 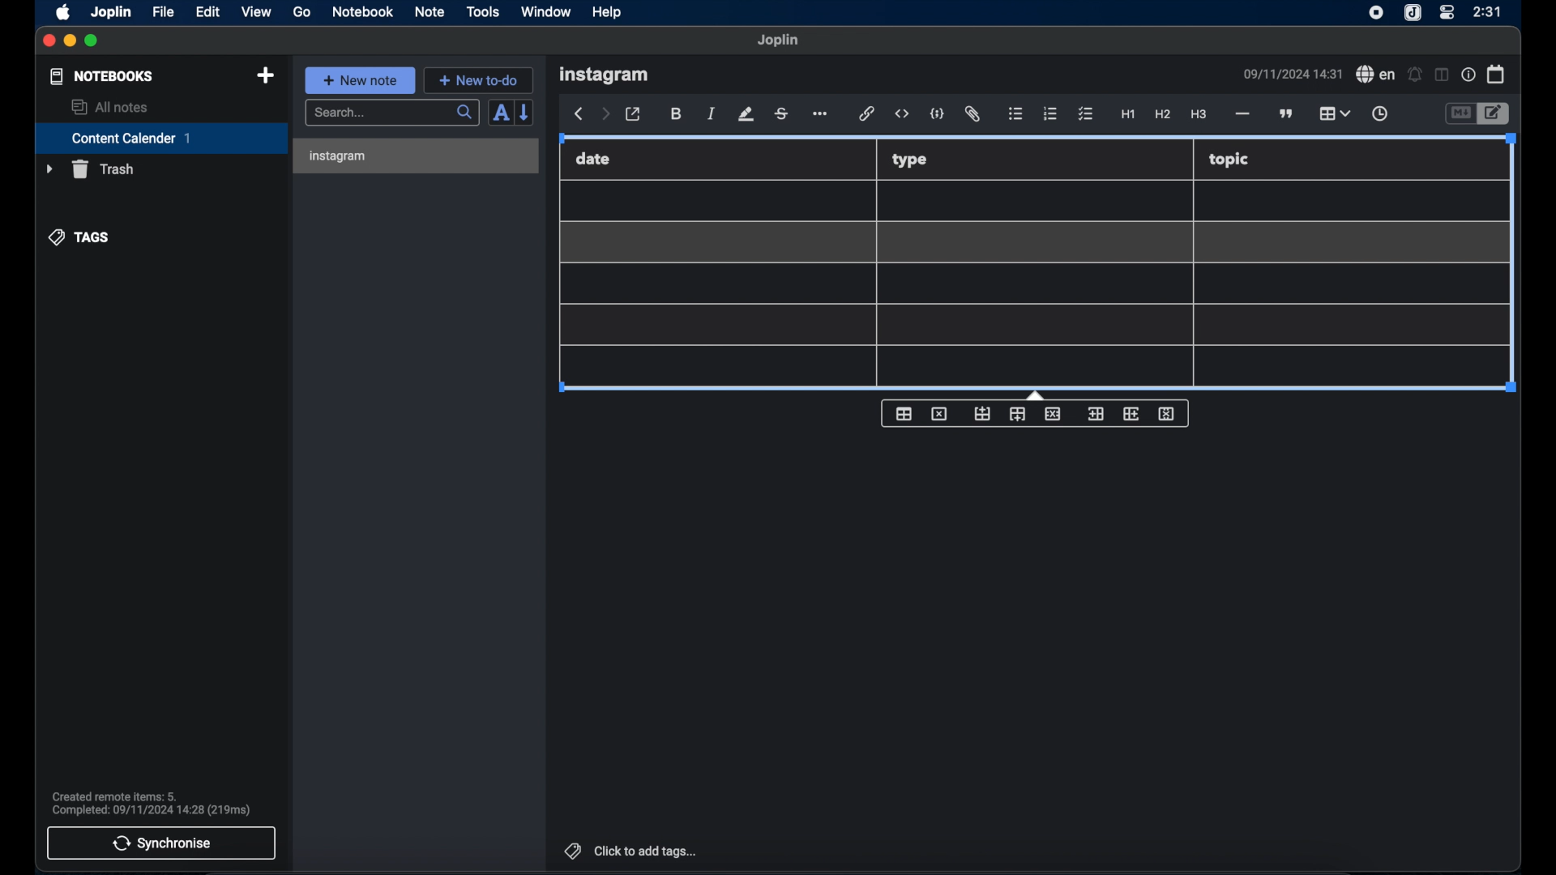 I want to click on italic, so click(x=711, y=114).